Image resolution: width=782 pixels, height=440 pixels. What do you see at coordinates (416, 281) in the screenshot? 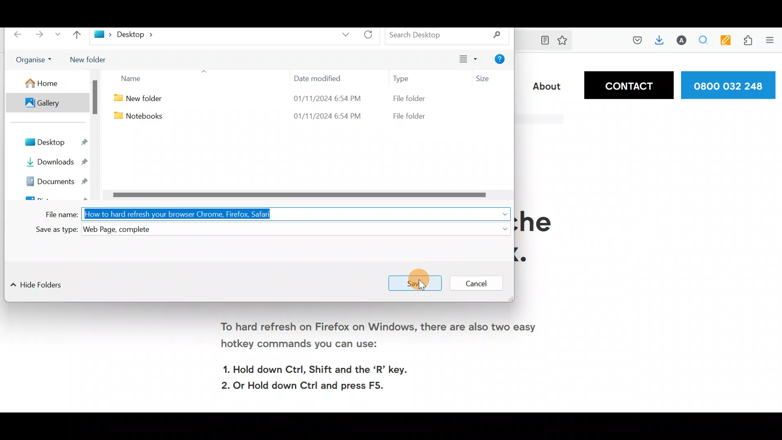
I see `Save` at bounding box center [416, 281].